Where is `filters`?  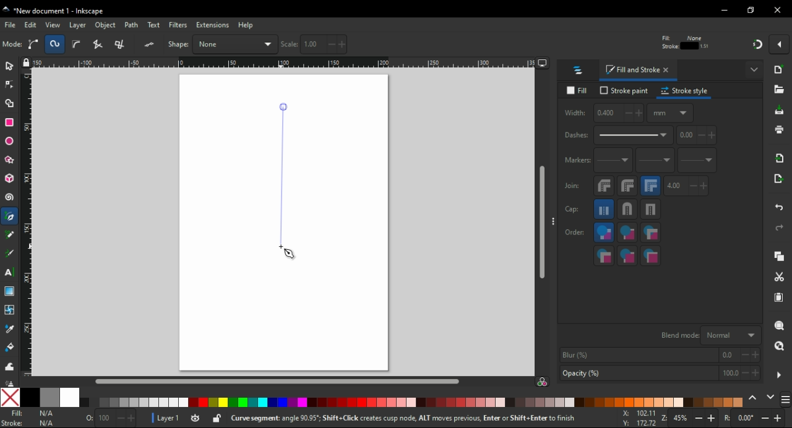 filters is located at coordinates (179, 26).